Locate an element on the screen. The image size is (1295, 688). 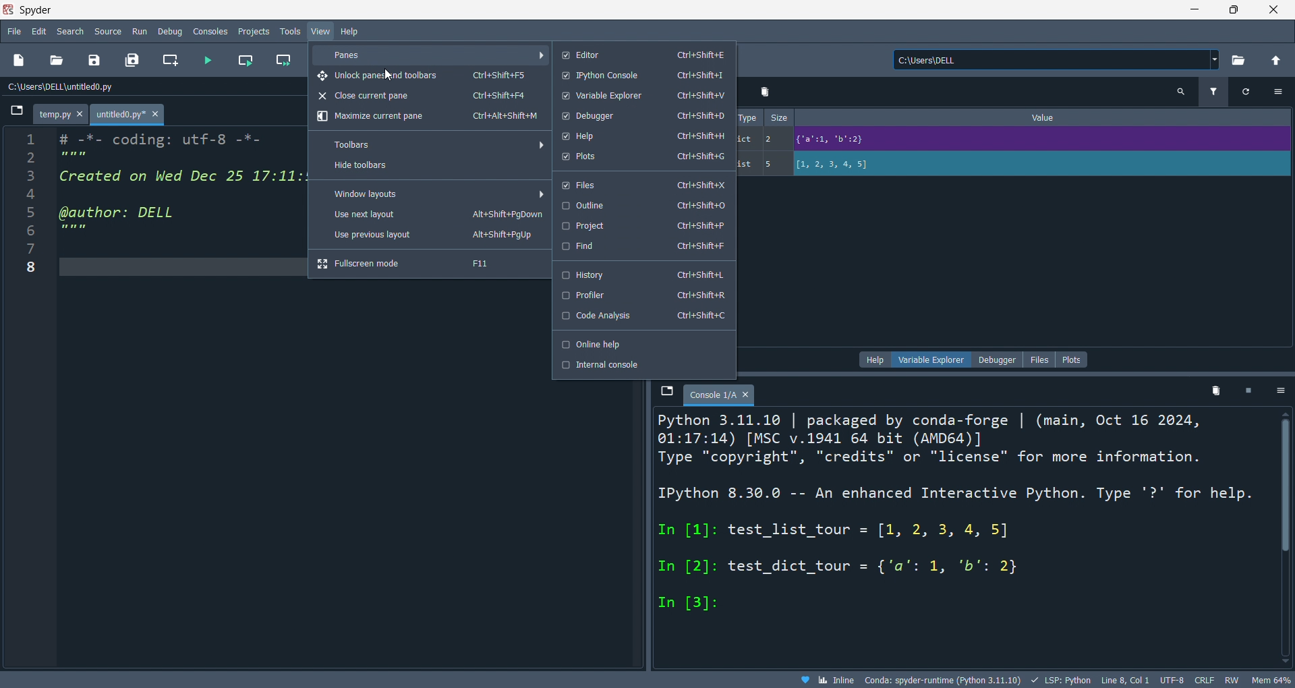
search is located at coordinates (1181, 92).